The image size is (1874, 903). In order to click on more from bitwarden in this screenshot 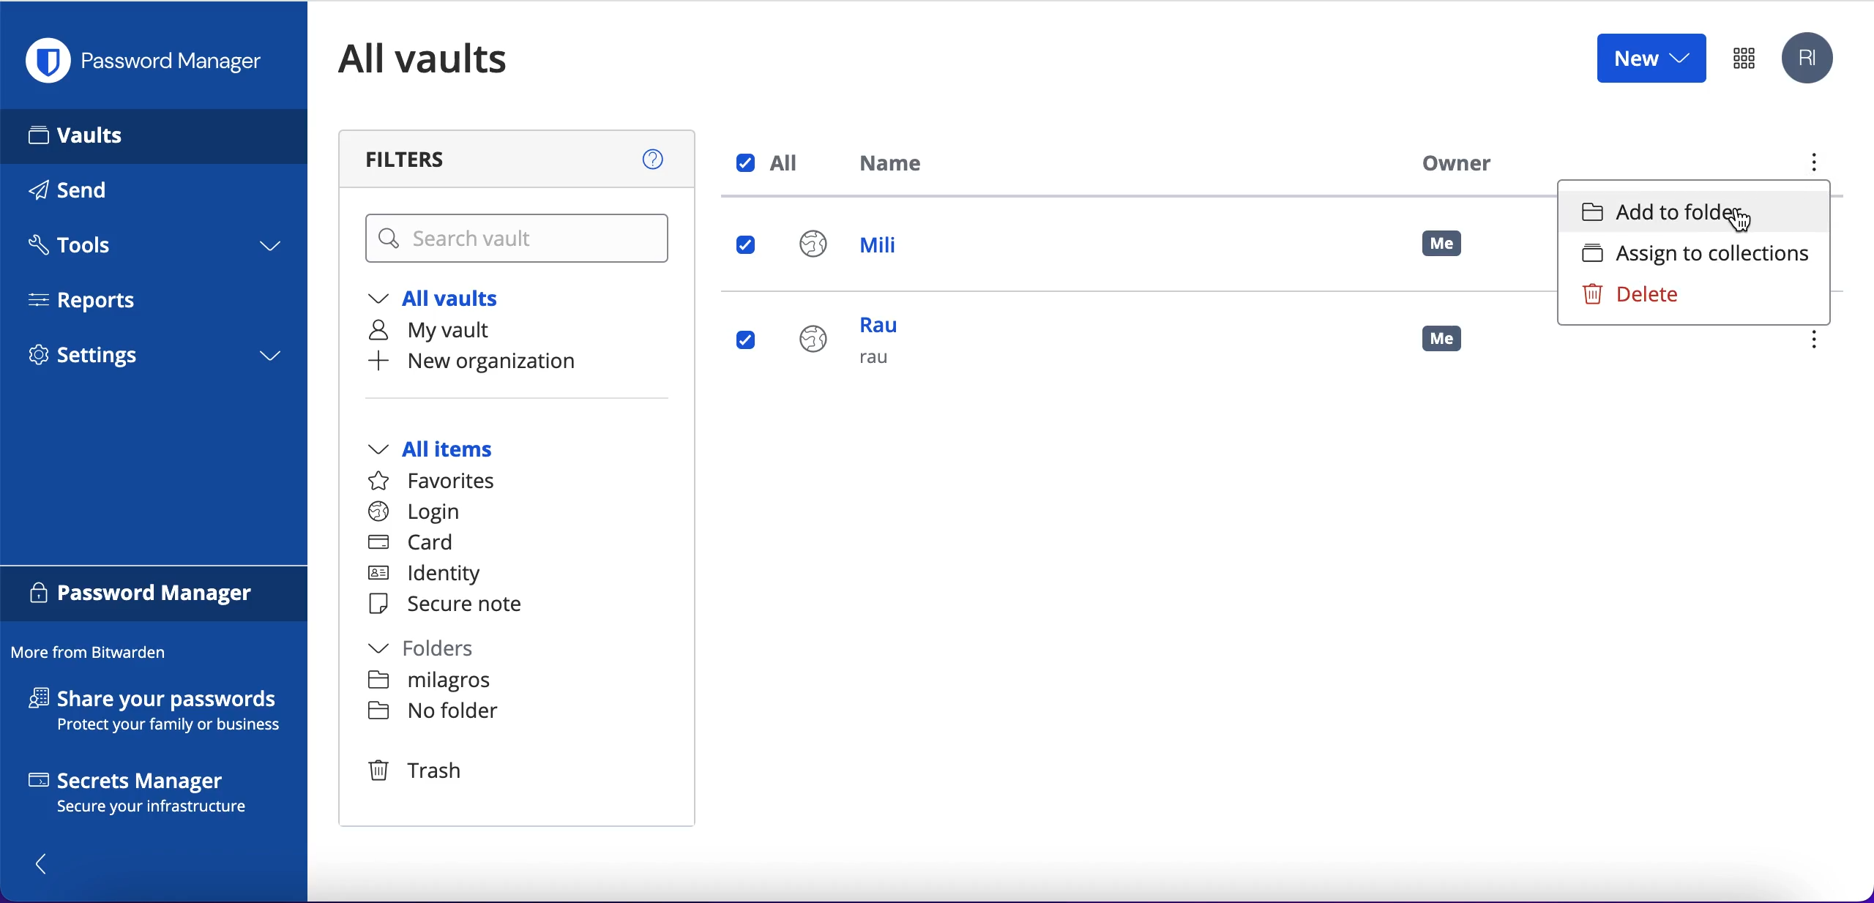, I will do `click(96, 653)`.